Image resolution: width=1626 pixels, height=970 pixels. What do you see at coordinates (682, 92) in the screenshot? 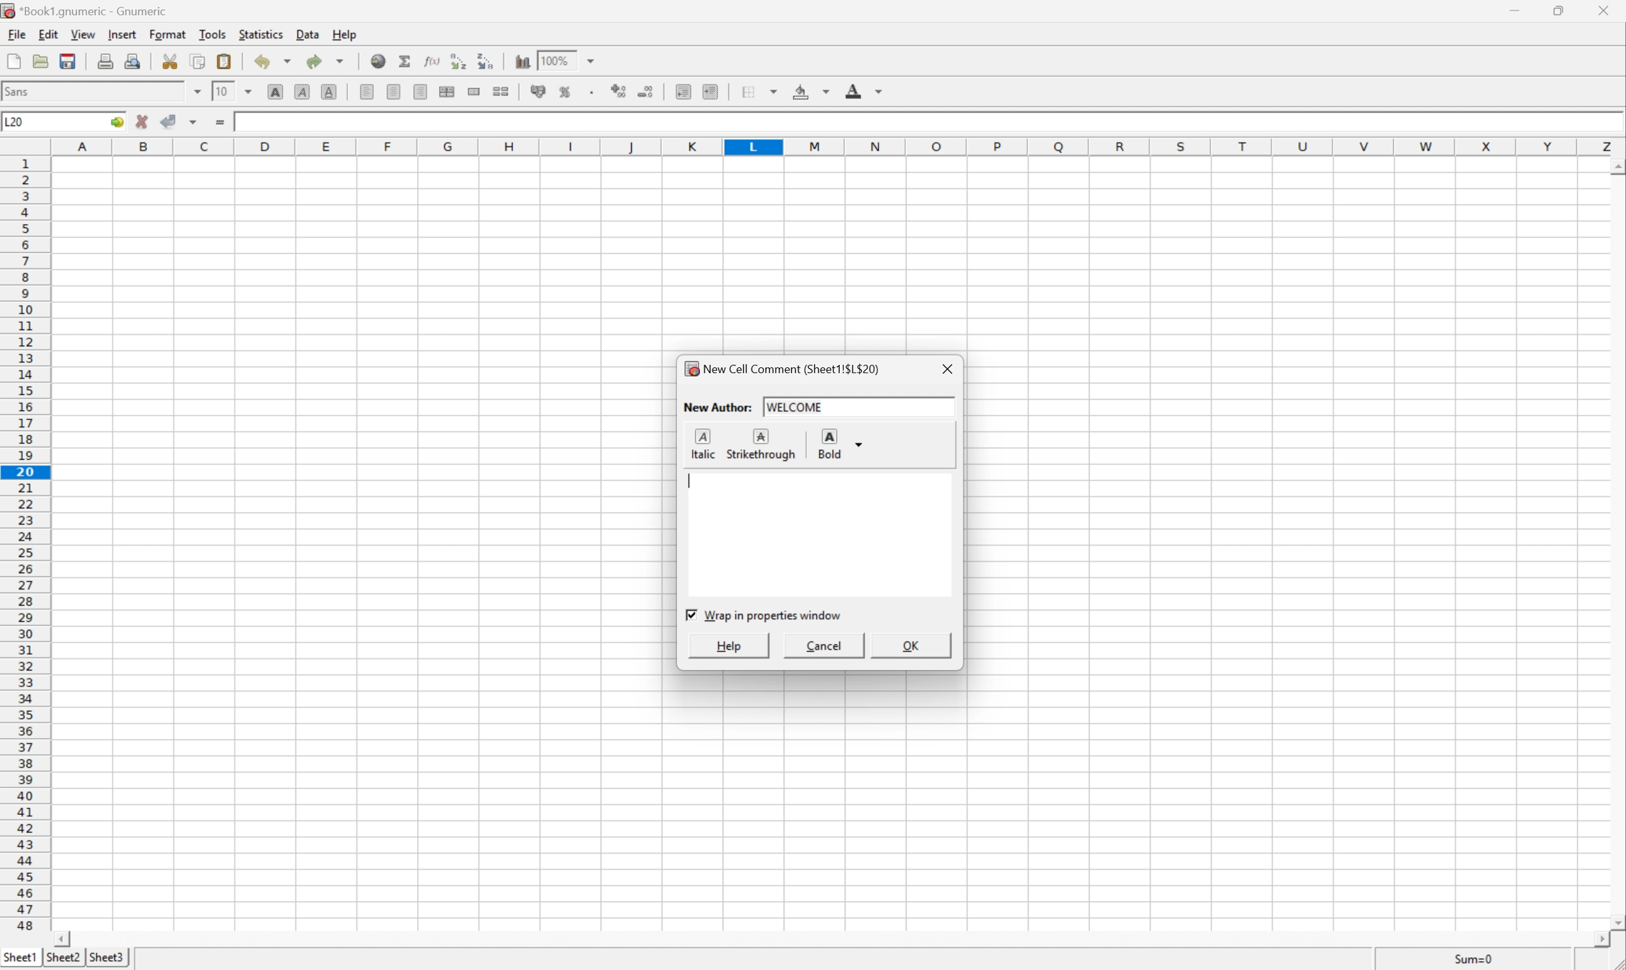
I see `Decrease indent, and align the contents to the left` at bounding box center [682, 92].